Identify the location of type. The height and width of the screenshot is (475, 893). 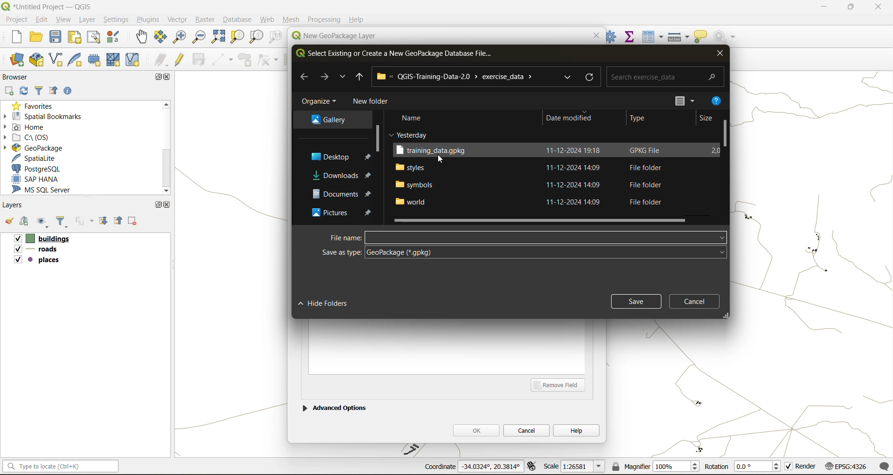
(643, 119).